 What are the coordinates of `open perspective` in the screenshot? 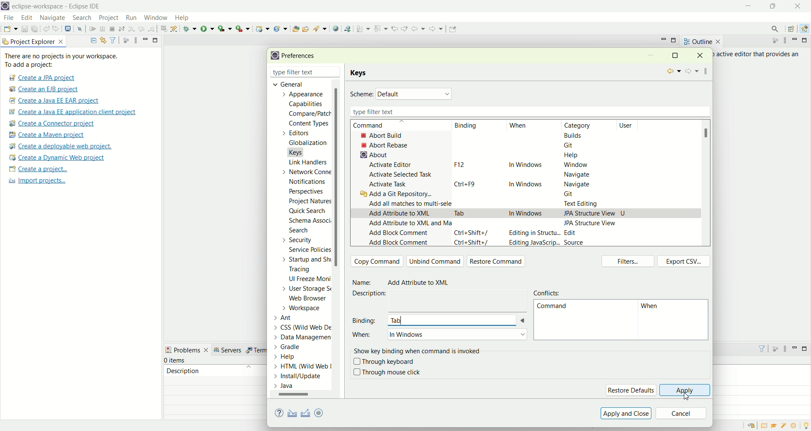 It's located at (792, 30).